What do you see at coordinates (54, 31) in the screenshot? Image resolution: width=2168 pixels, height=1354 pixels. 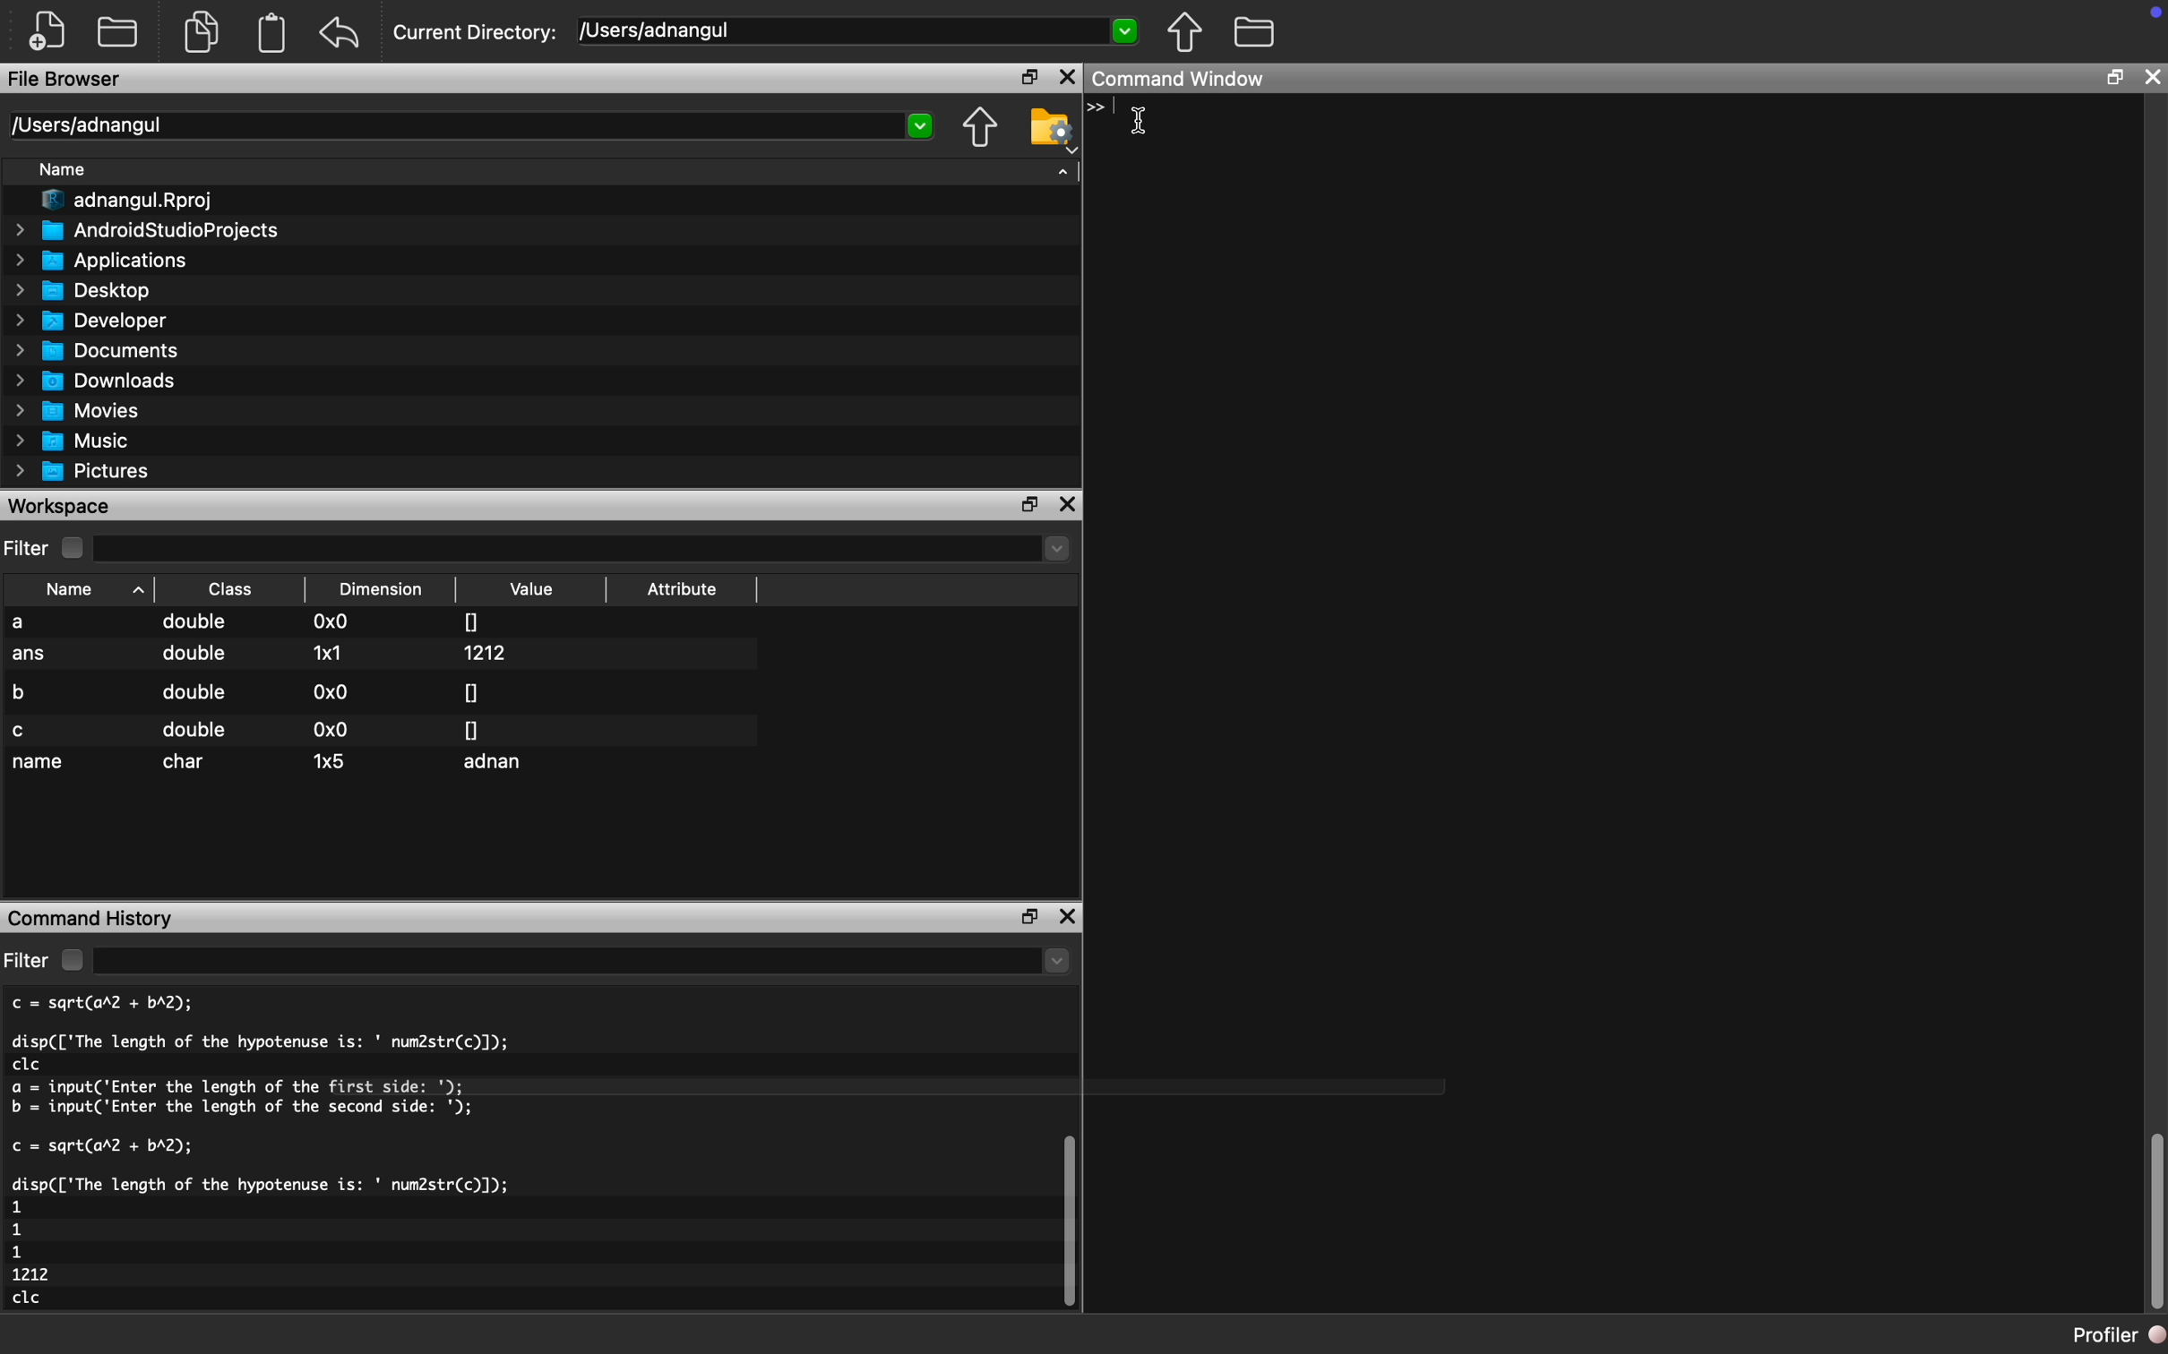 I see `create new` at bounding box center [54, 31].